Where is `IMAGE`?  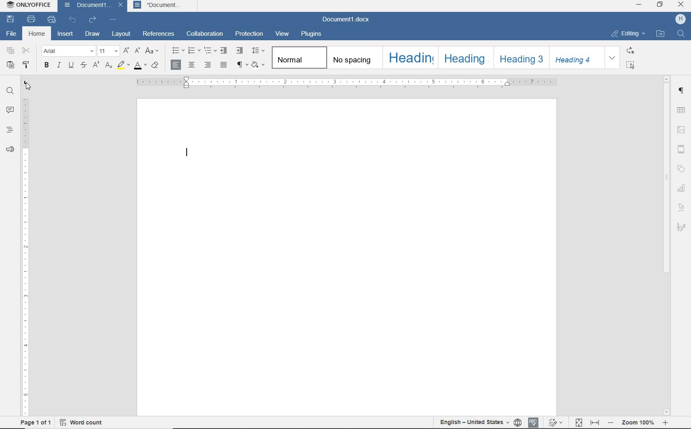
IMAGE is located at coordinates (681, 130).